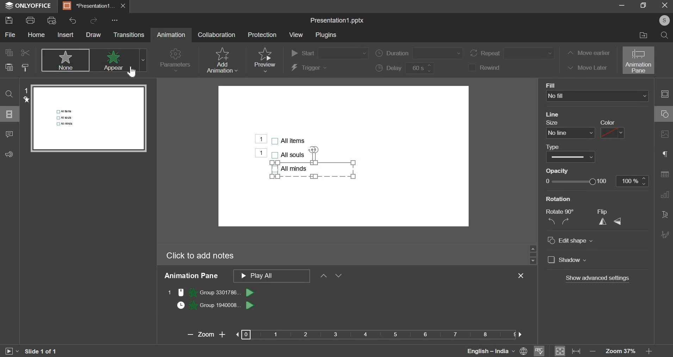 This screenshot has width=673, height=357. What do you see at coordinates (570, 157) in the screenshot?
I see `line type` at bounding box center [570, 157].